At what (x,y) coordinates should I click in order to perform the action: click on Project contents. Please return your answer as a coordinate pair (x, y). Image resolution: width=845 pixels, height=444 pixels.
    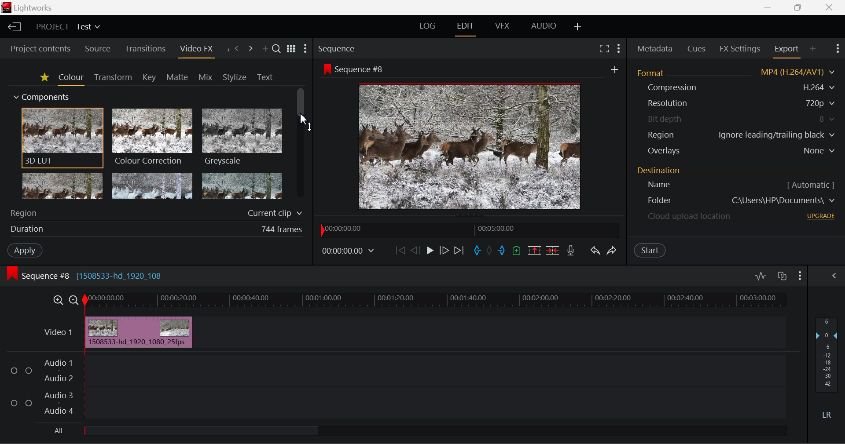
    Looking at the image, I should click on (37, 50).